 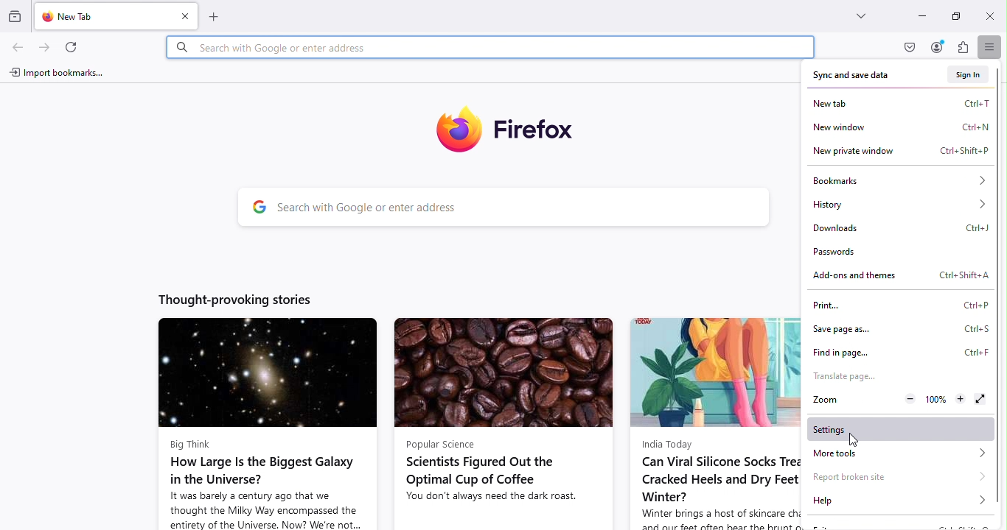 I want to click on Firefox icon, so click(x=509, y=127).